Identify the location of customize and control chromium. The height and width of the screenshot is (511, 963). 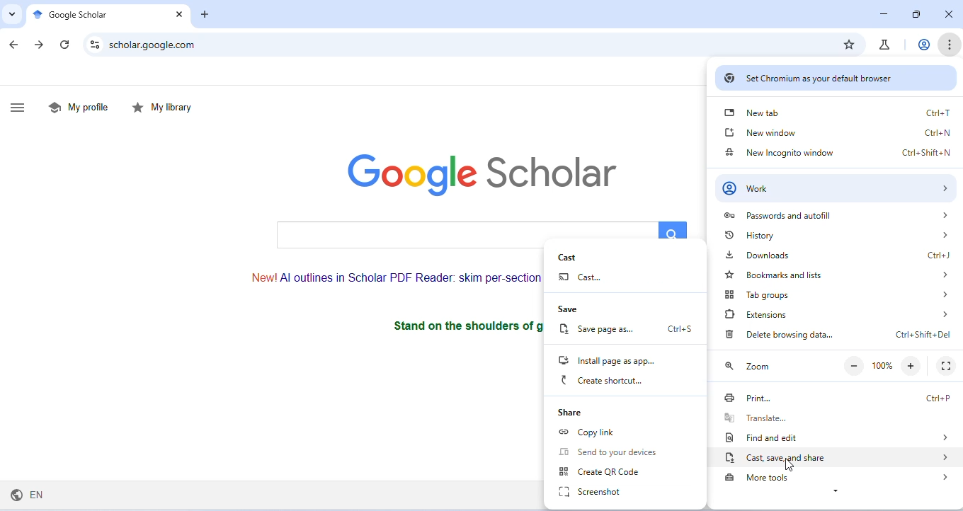
(950, 45).